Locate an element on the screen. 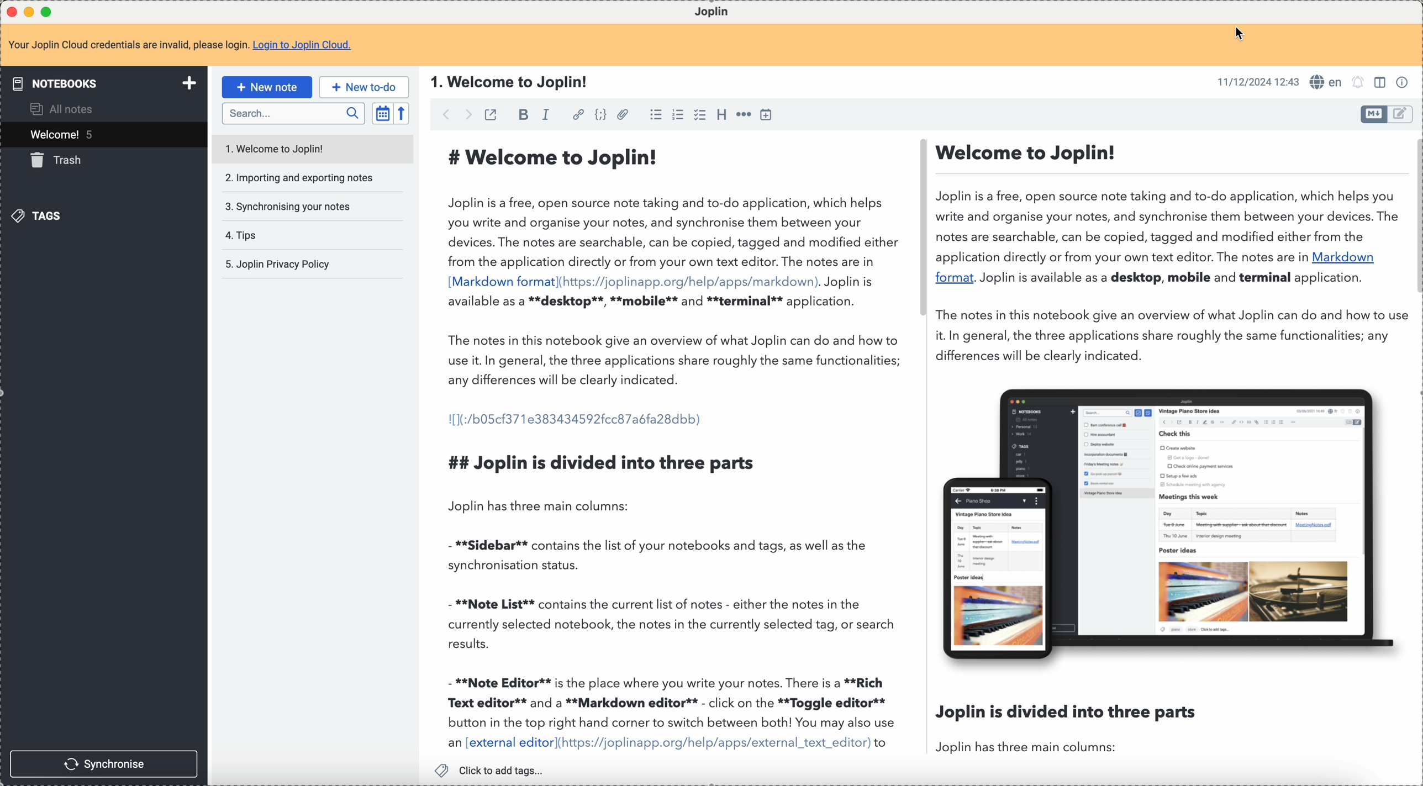 Image resolution: width=1423 pixels, height=786 pixels. to is located at coordinates (881, 743).